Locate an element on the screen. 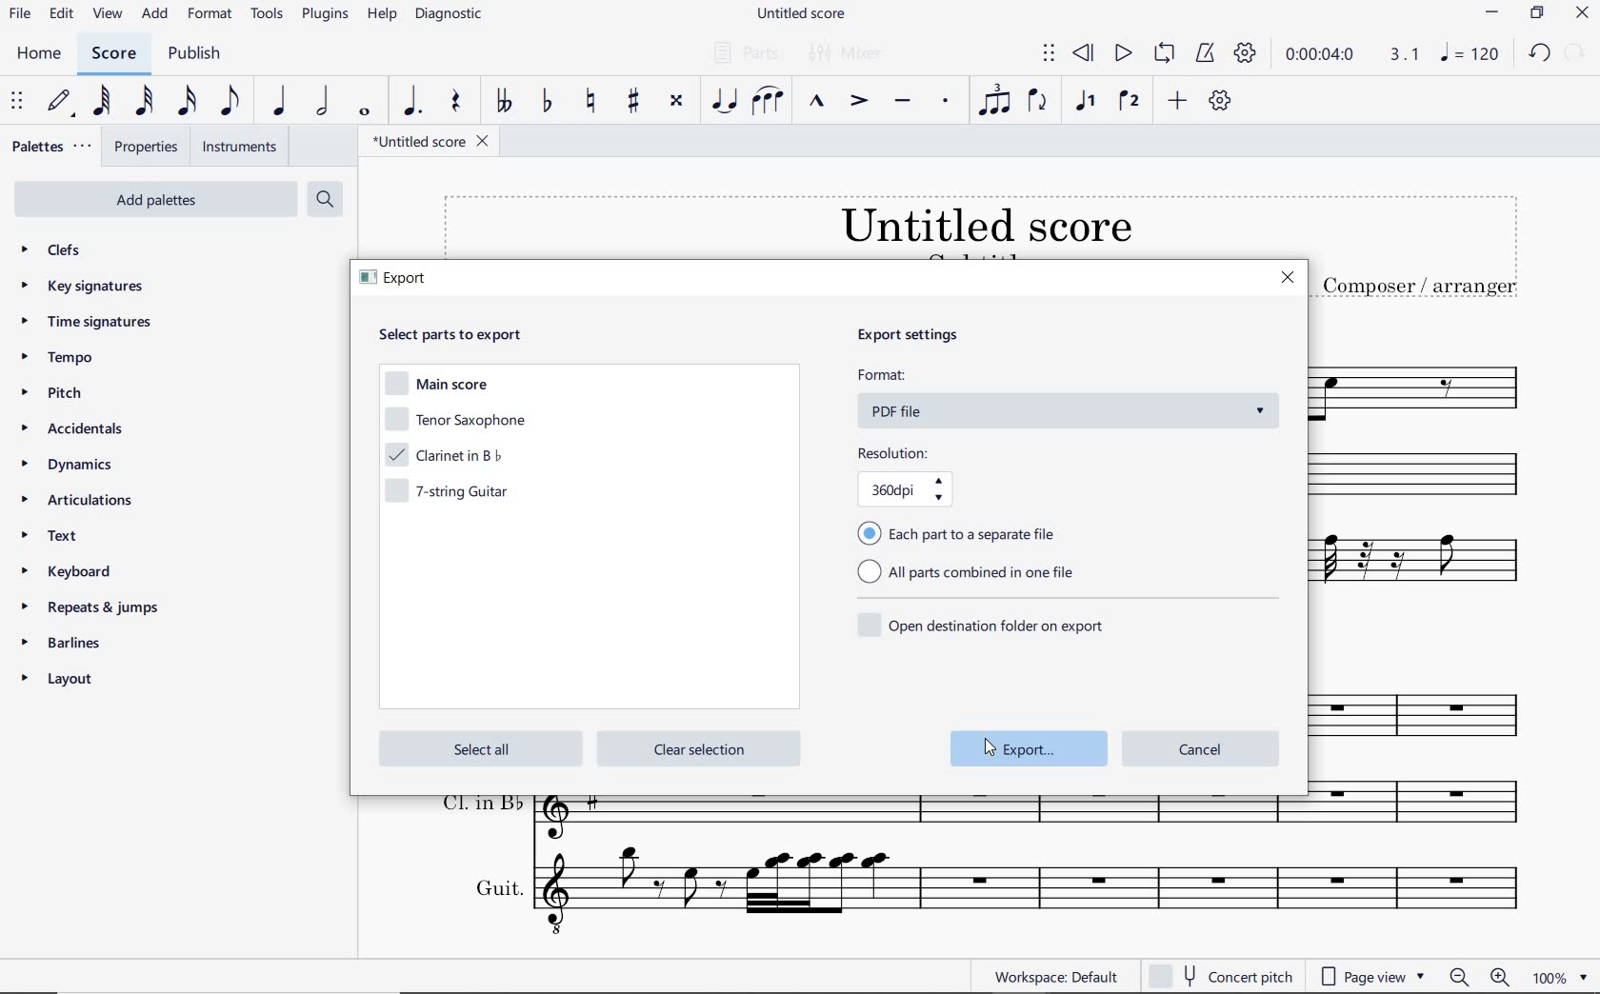  VIEW is located at coordinates (108, 12).